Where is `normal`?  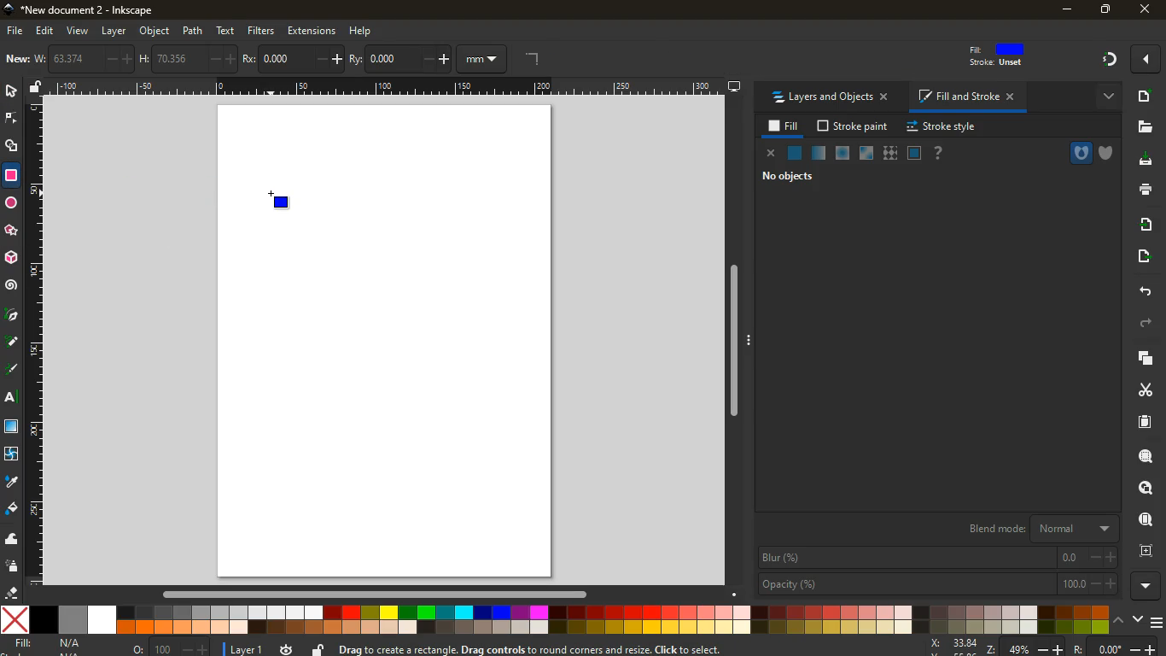 normal is located at coordinates (794, 153).